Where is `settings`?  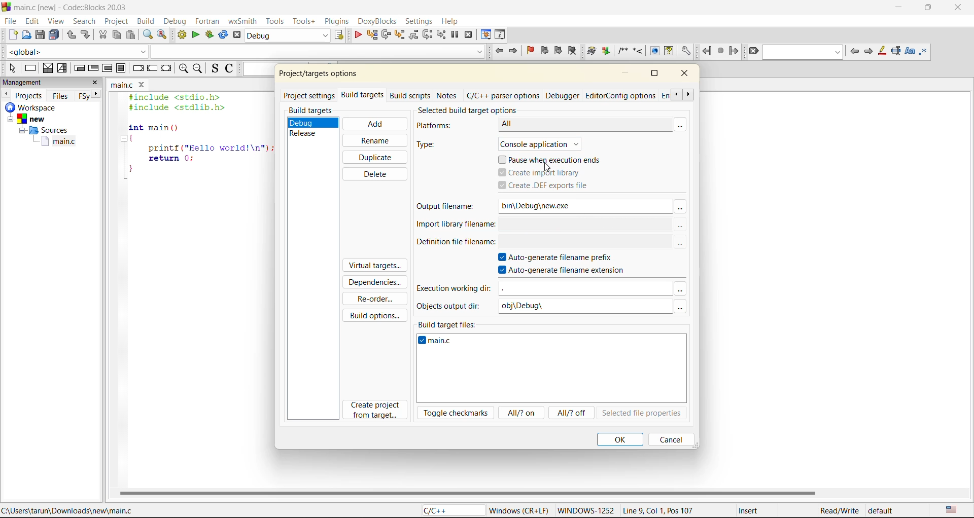
settings is located at coordinates (420, 22).